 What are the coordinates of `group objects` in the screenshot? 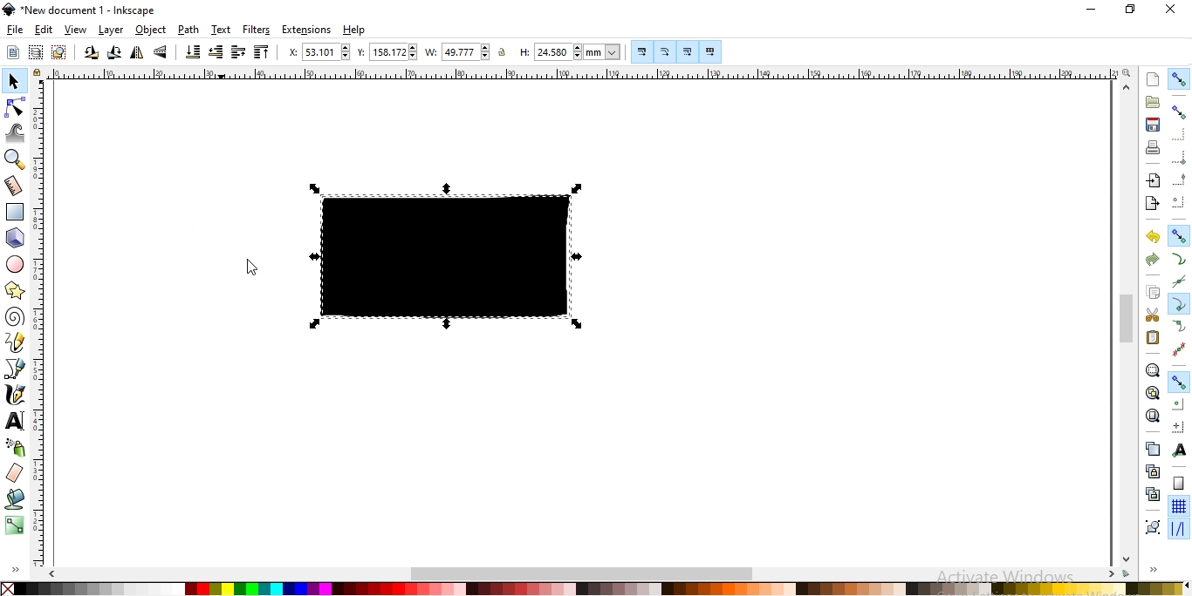 It's located at (1153, 526).